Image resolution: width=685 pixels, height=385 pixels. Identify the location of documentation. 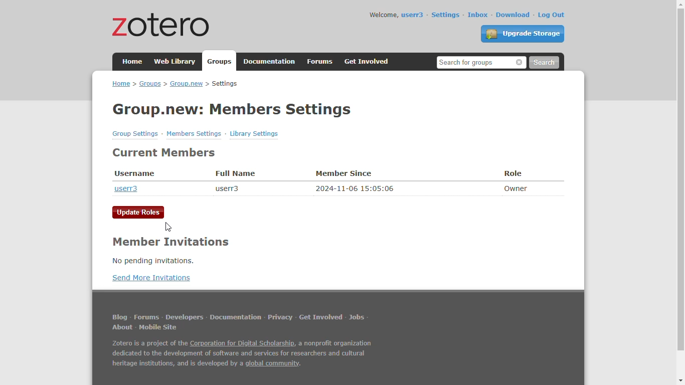
(236, 317).